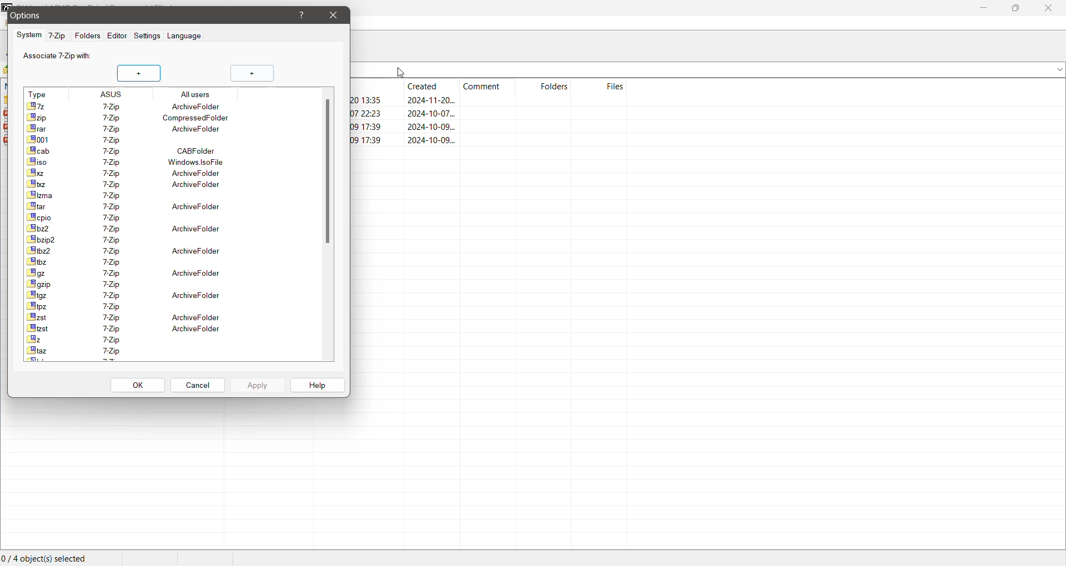 The width and height of the screenshot is (1066, 566). What do you see at coordinates (132, 217) in the screenshot?
I see `Available system details` at bounding box center [132, 217].